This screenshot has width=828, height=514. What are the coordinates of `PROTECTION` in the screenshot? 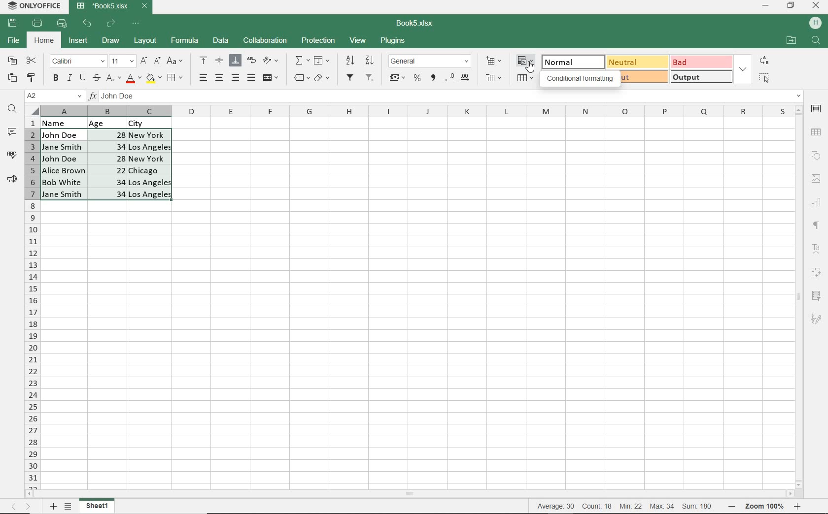 It's located at (318, 40).